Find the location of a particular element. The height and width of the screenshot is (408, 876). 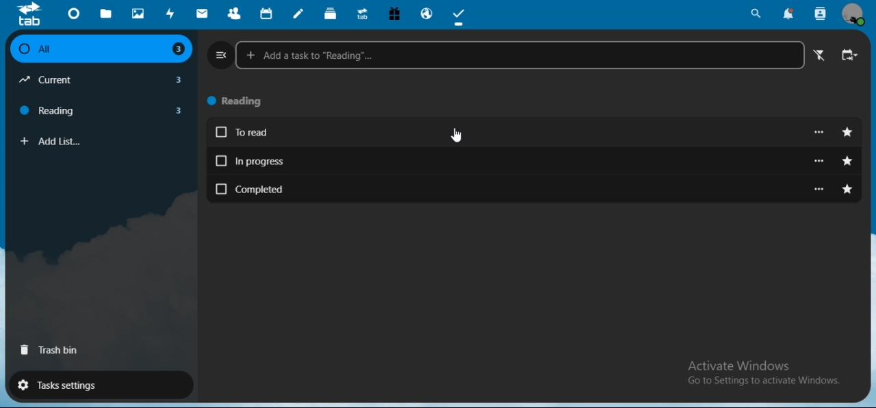

Checkbox is located at coordinates (22, 49).